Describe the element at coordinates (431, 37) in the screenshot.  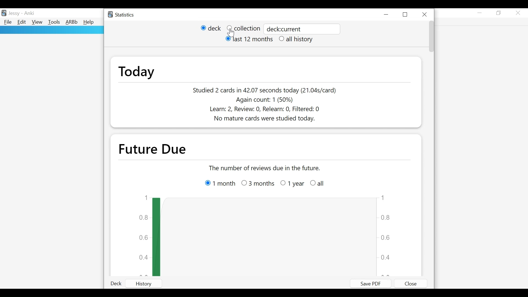
I see `Vertical Scroll bar` at that location.